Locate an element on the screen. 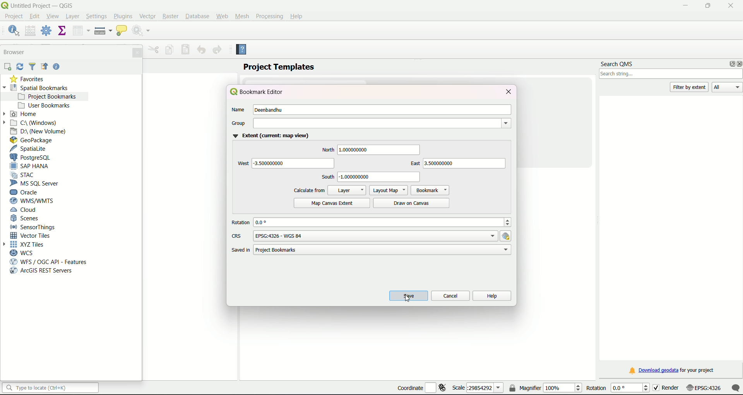  options is located at coordinates (729, 64).